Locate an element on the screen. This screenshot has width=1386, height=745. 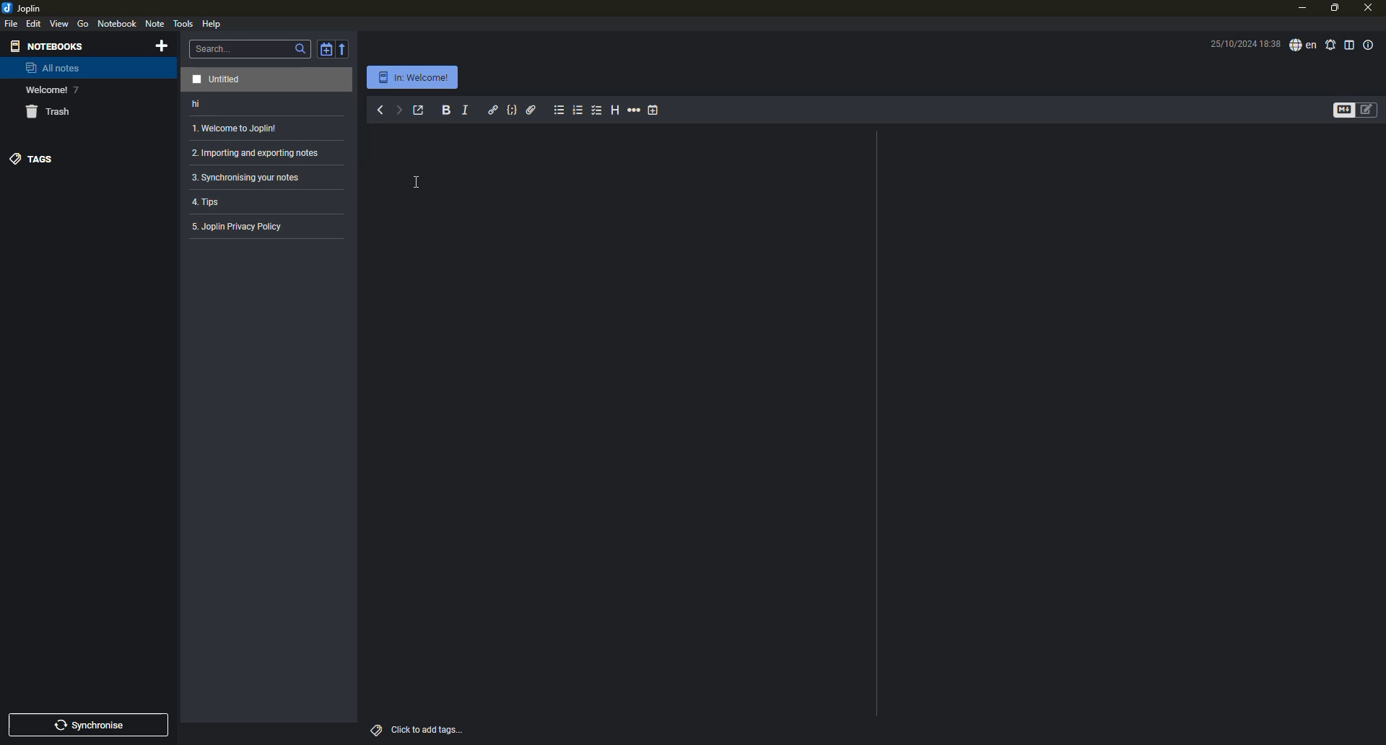
cursor is located at coordinates (422, 182).